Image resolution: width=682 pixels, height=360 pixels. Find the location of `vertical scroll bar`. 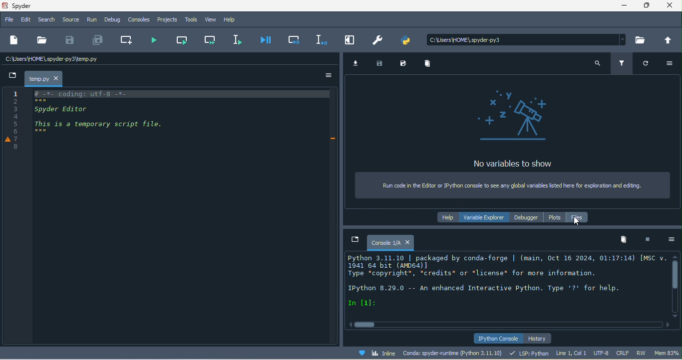

vertical scroll bar is located at coordinates (676, 286).